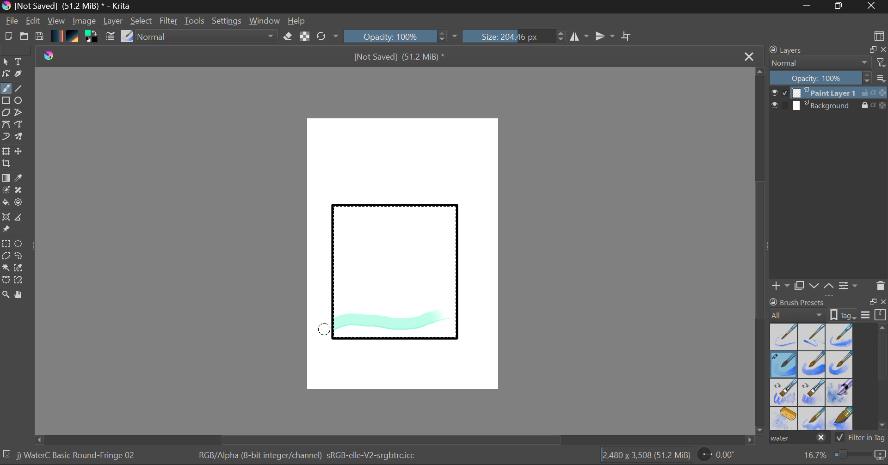 The width and height of the screenshot is (888, 465). What do you see at coordinates (800, 286) in the screenshot?
I see `Copy Layer` at bounding box center [800, 286].